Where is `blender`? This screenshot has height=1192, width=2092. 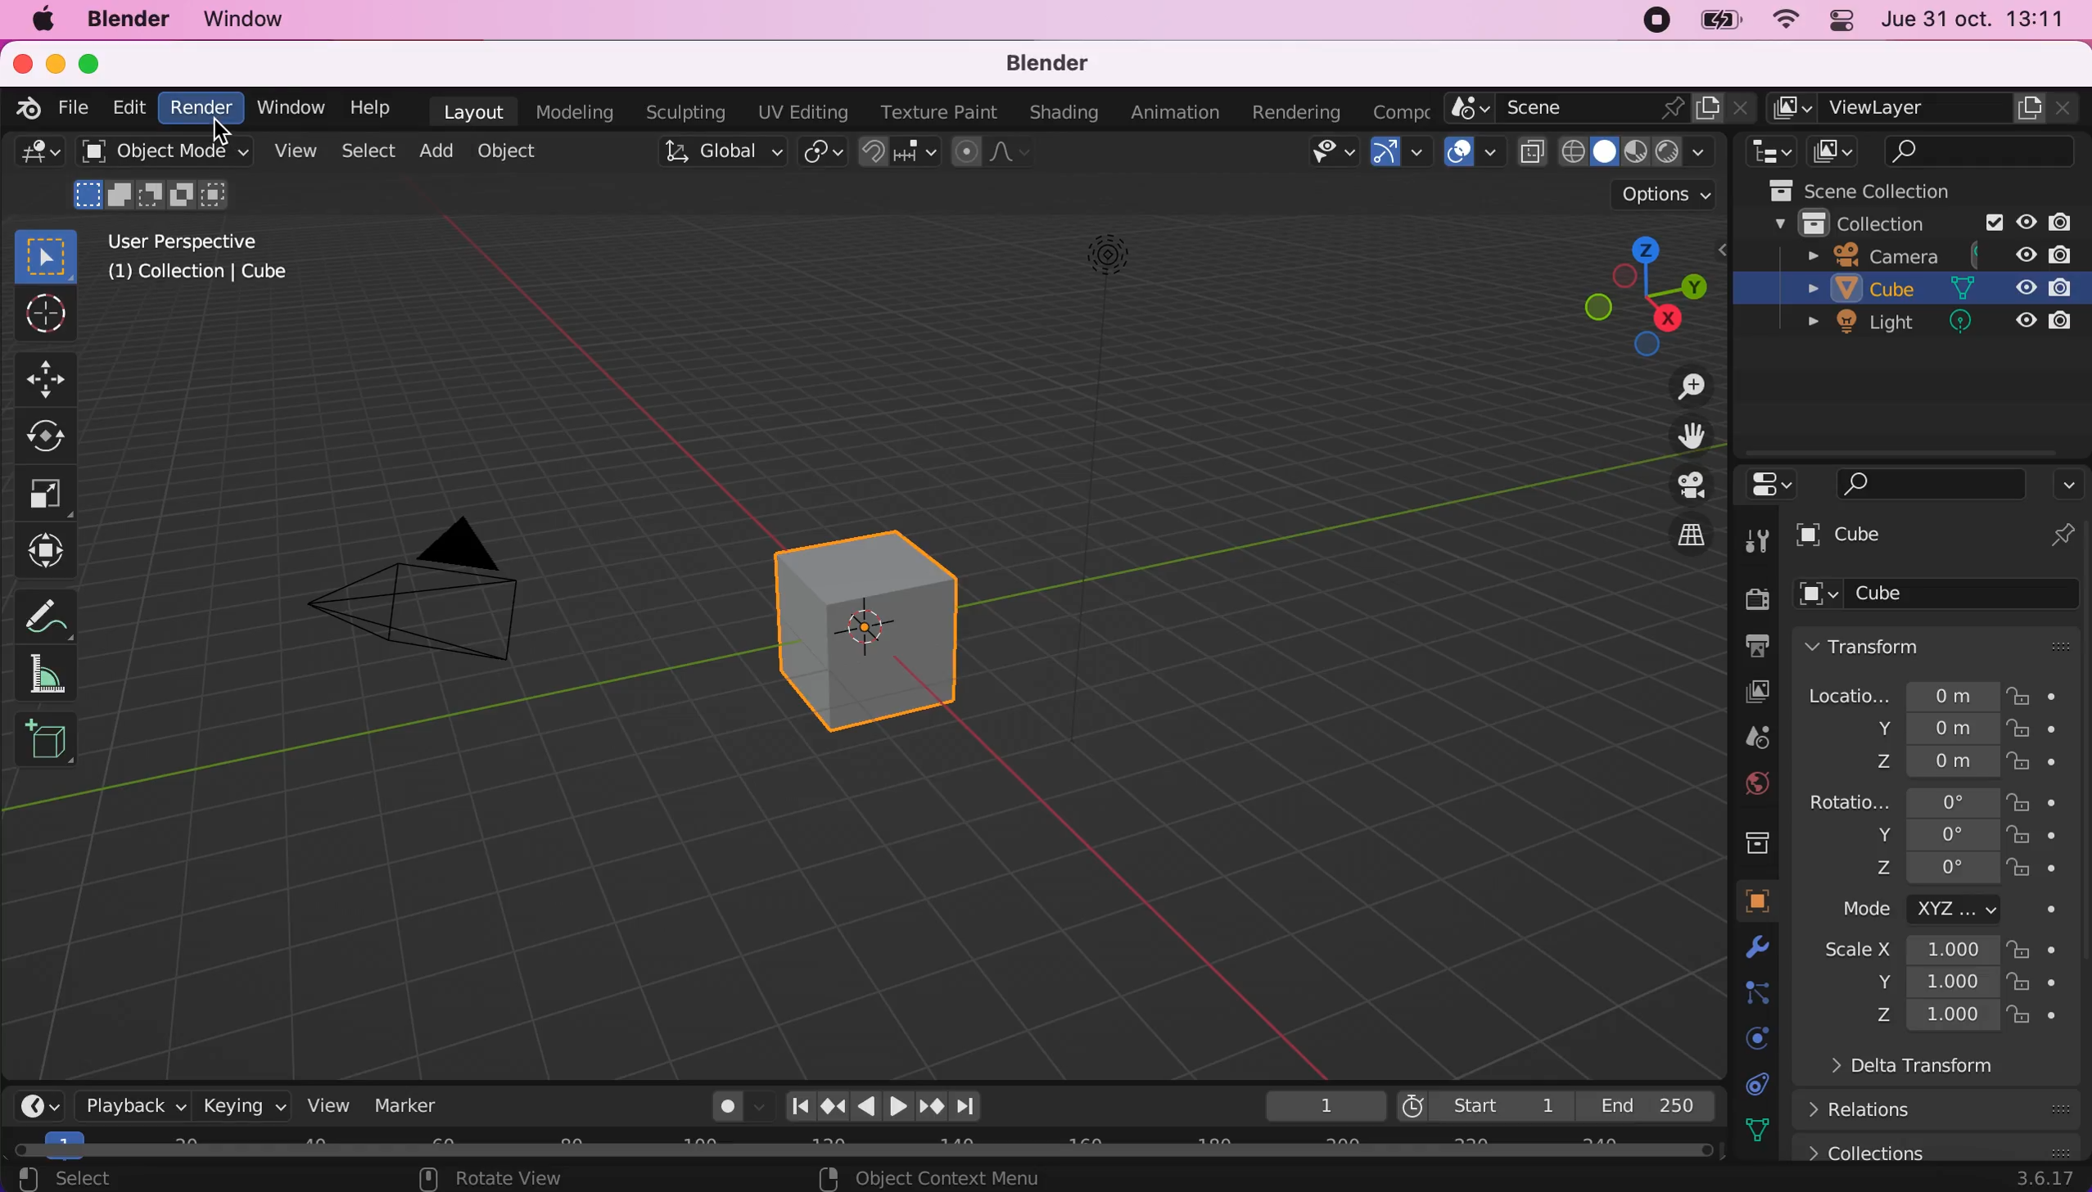 blender is located at coordinates (1058, 59).